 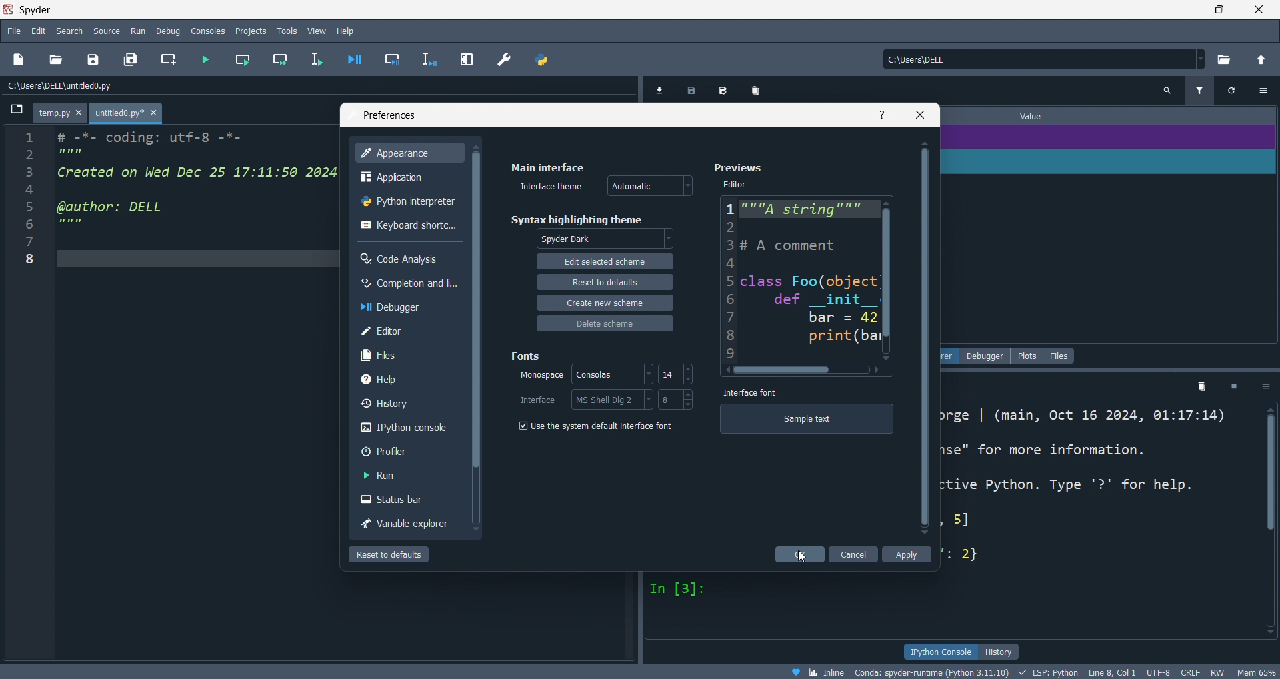 What do you see at coordinates (579, 398) in the screenshot?
I see `interface: MS Shell Dlg 2` at bounding box center [579, 398].